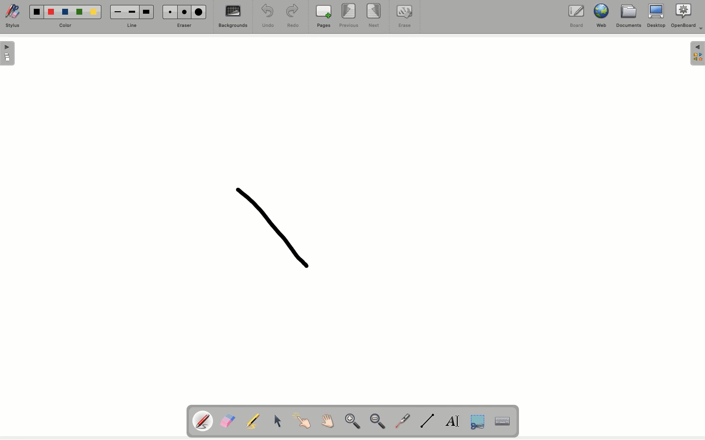  What do you see at coordinates (577, 18) in the screenshot?
I see `Borad` at bounding box center [577, 18].